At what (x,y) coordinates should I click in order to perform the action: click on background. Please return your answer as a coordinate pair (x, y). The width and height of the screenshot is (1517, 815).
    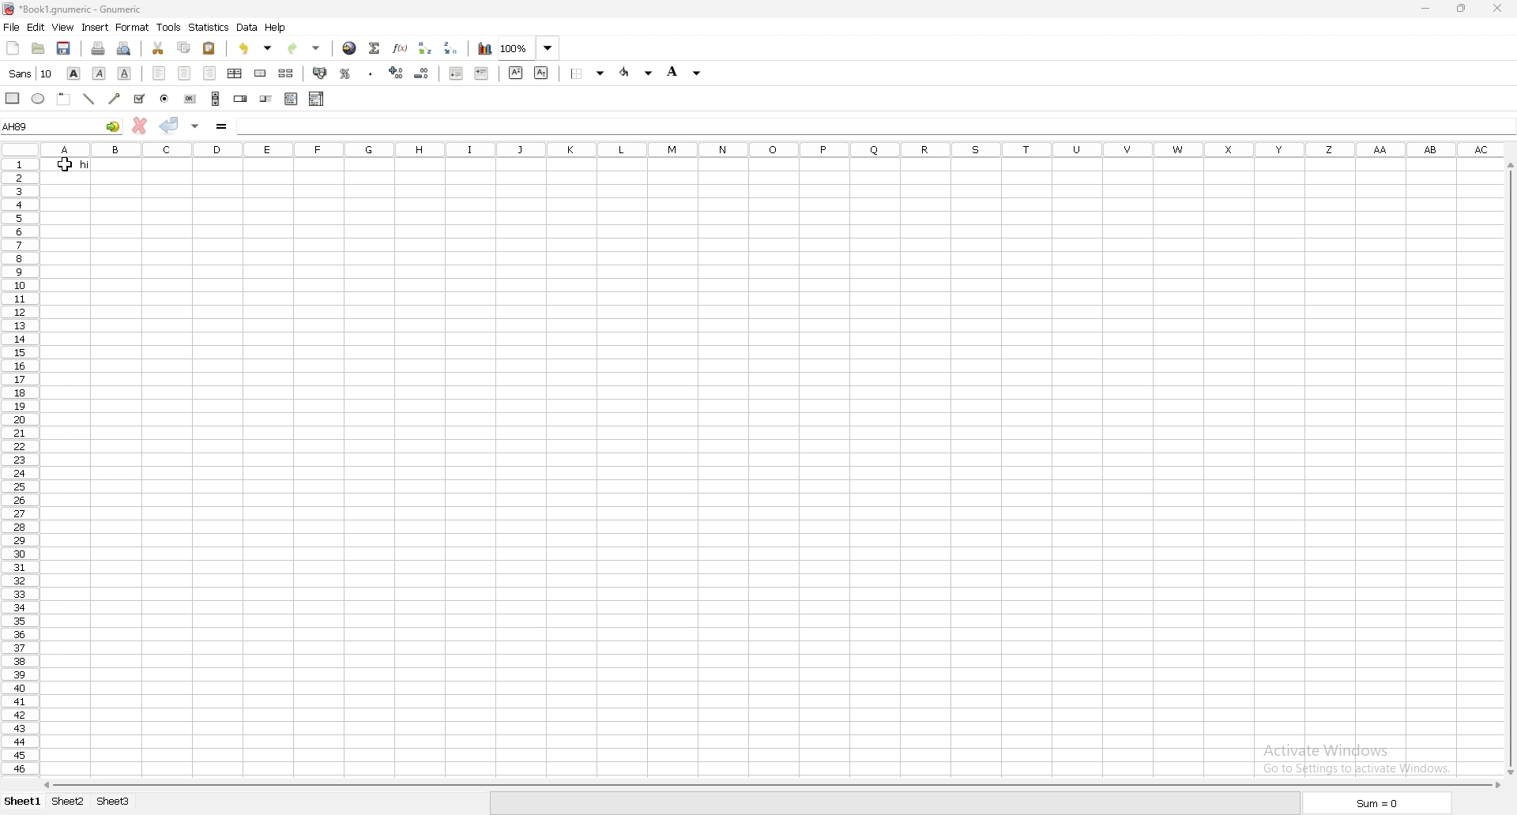
    Looking at the image, I should click on (686, 71).